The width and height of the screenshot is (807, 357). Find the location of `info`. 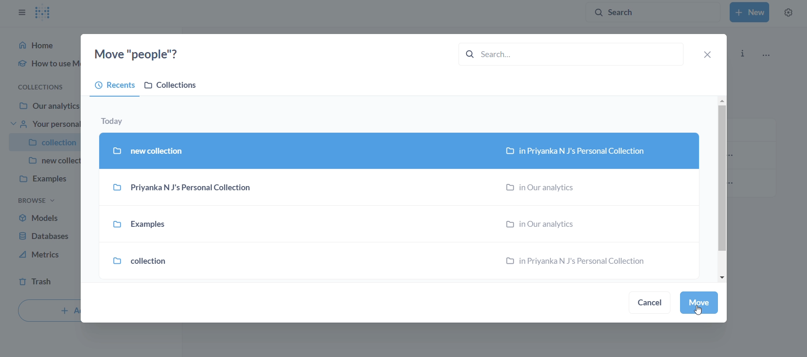

info is located at coordinates (741, 53).